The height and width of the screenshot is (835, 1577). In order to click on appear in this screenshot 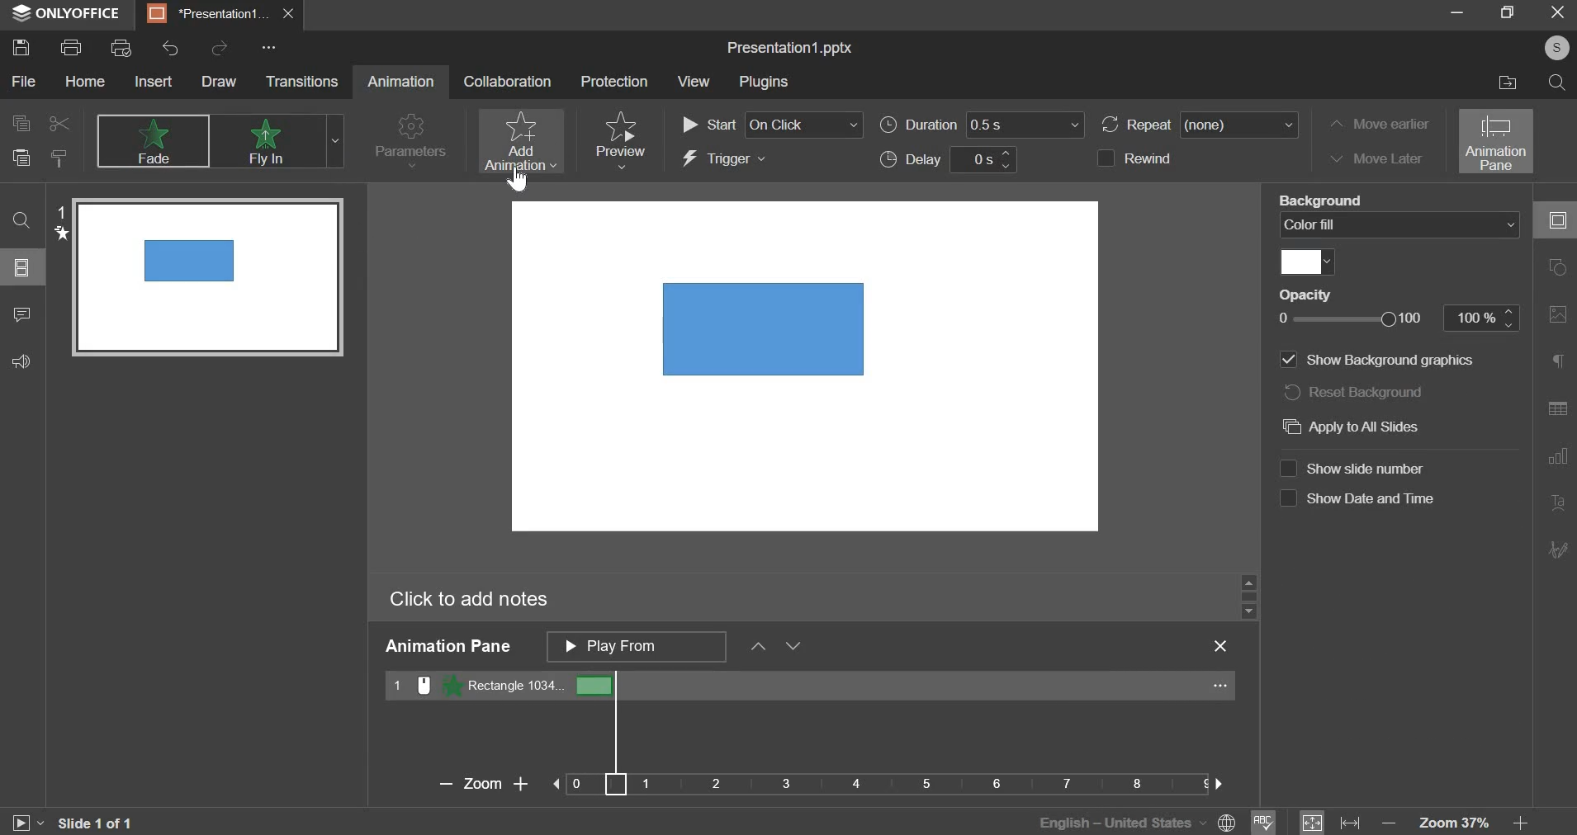, I will do `click(270, 141)`.